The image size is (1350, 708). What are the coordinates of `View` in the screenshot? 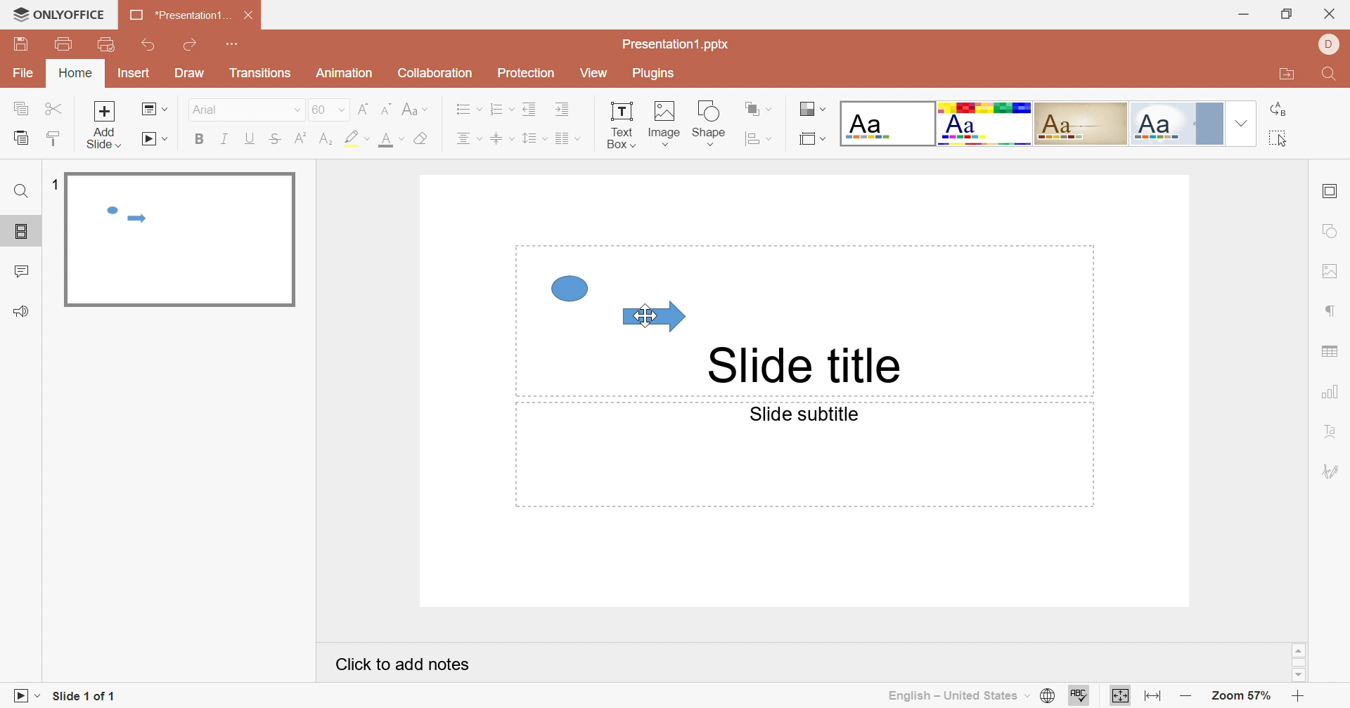 It's located at (596, 72).